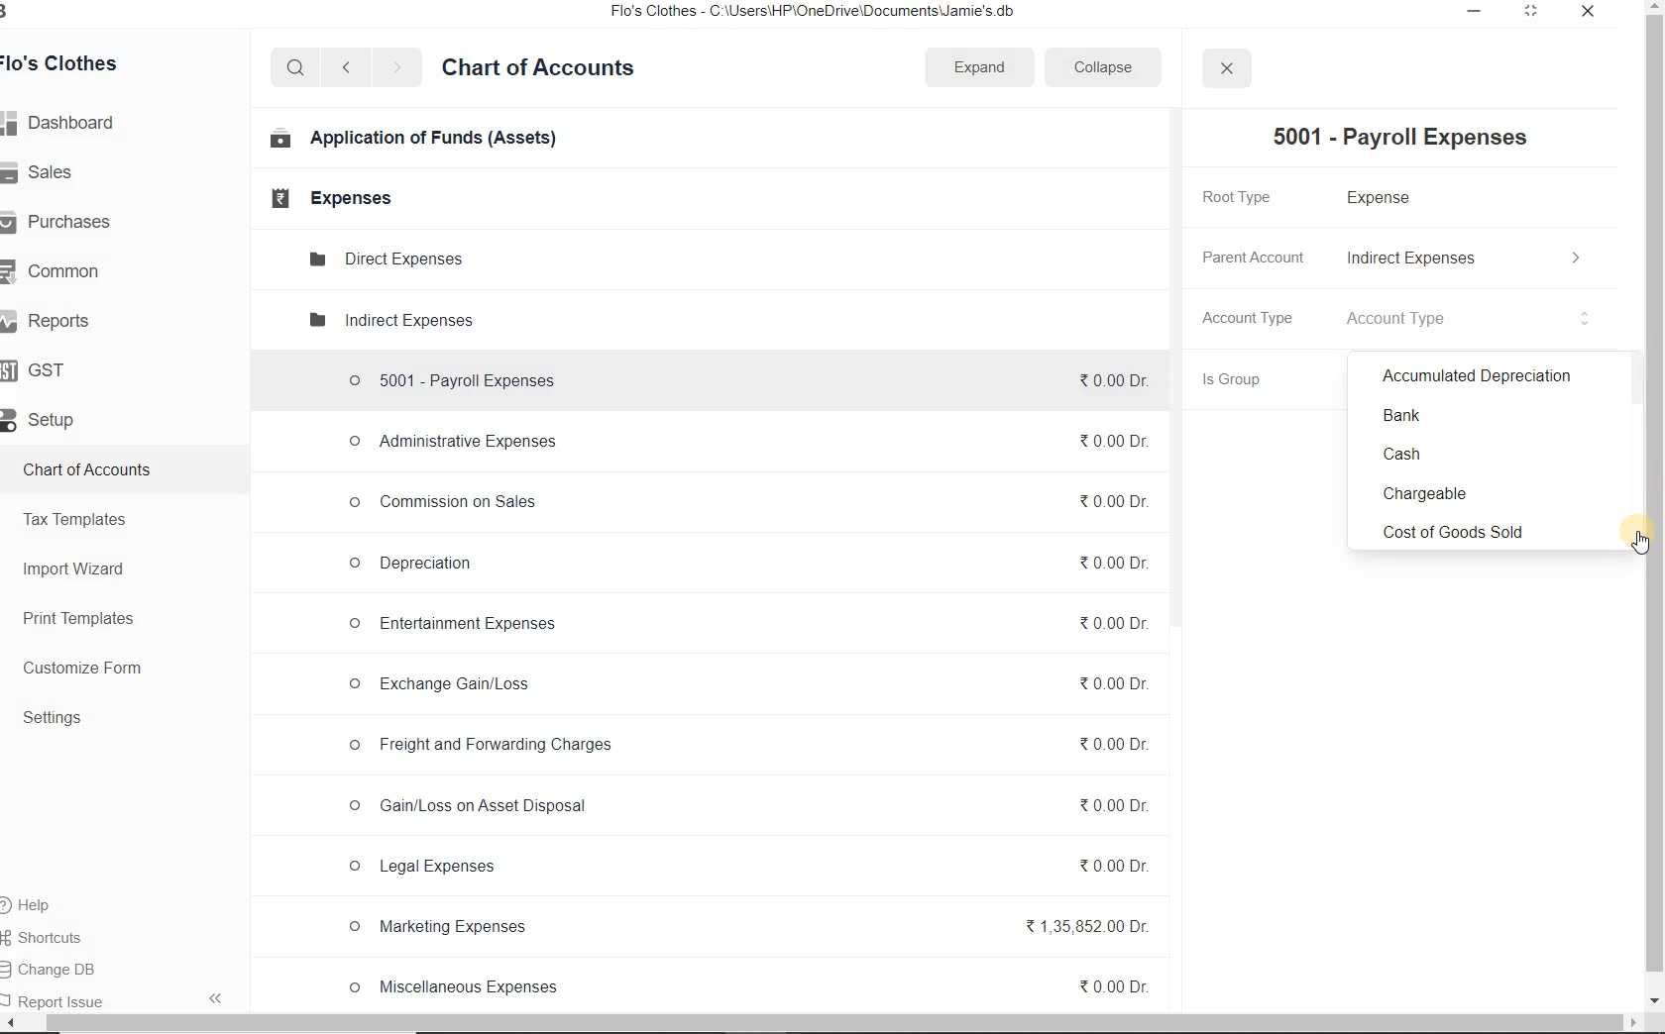 The width and height of the screenshot is (1665, 1034). I want to click on Direct Expense, so click(385, 258).